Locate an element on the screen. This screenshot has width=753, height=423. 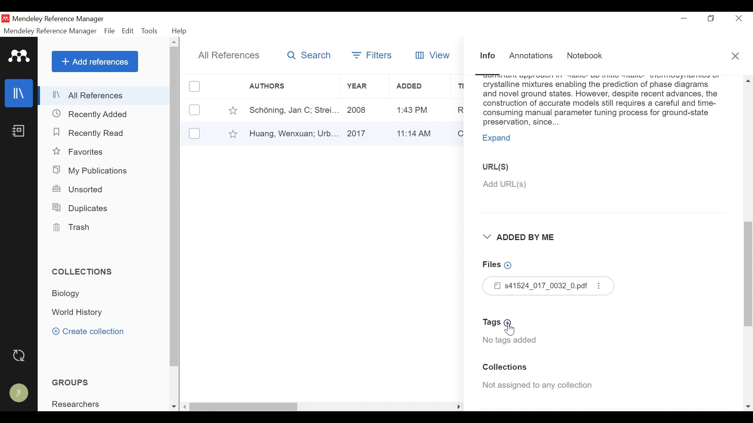
Files is located at coordinates (549, 286).